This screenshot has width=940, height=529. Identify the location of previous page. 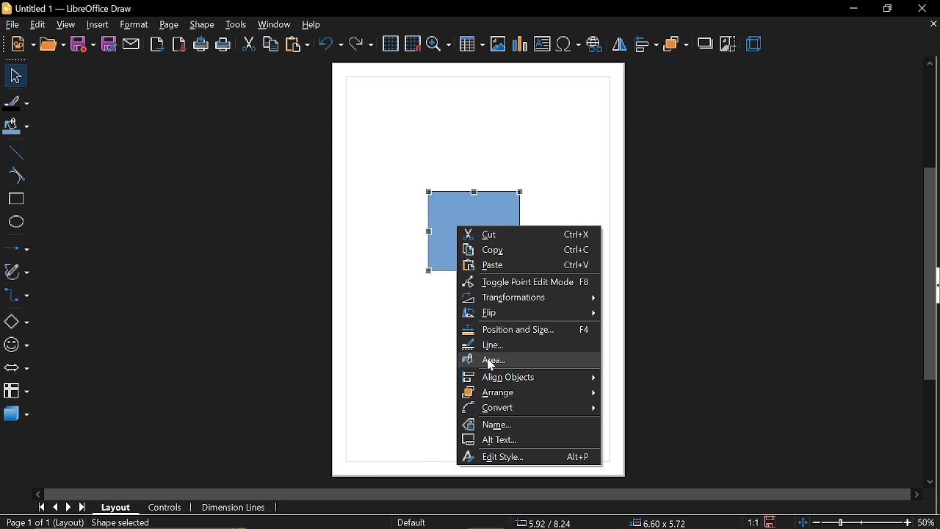
(55, 506).